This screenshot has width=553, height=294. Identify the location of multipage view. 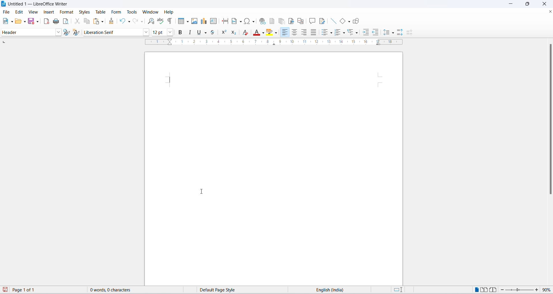
(484, 290).